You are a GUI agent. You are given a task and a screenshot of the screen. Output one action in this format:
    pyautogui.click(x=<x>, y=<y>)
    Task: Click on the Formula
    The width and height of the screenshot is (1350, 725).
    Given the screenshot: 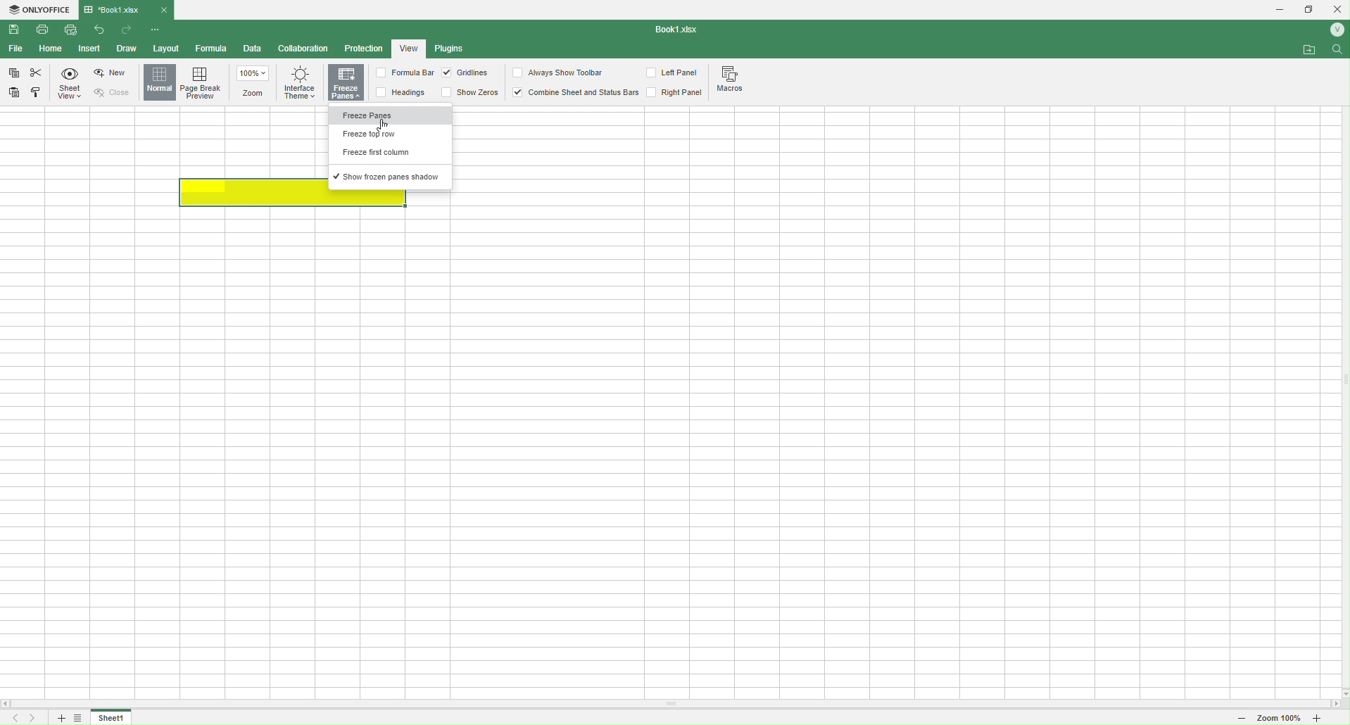 What is the action you would take?
    pyautogui.click(x=212, y=49)
    